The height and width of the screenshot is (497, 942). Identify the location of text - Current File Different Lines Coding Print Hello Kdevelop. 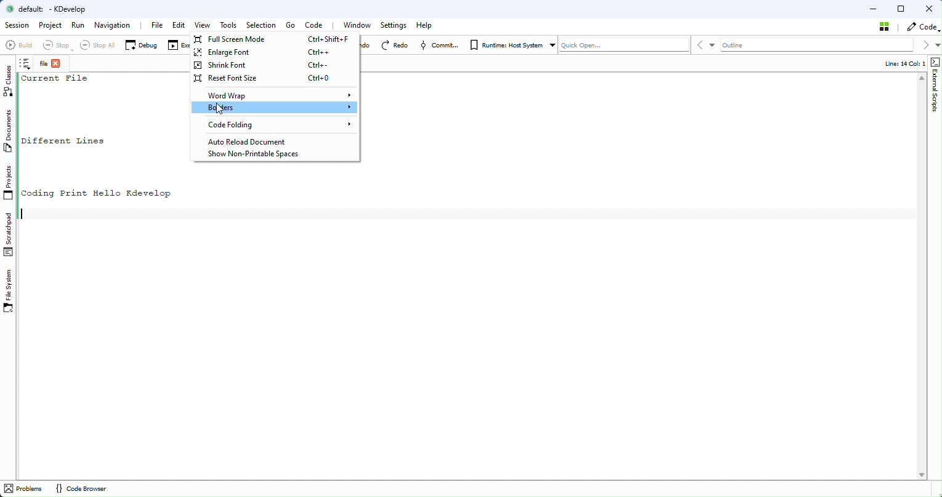
(106, 136).